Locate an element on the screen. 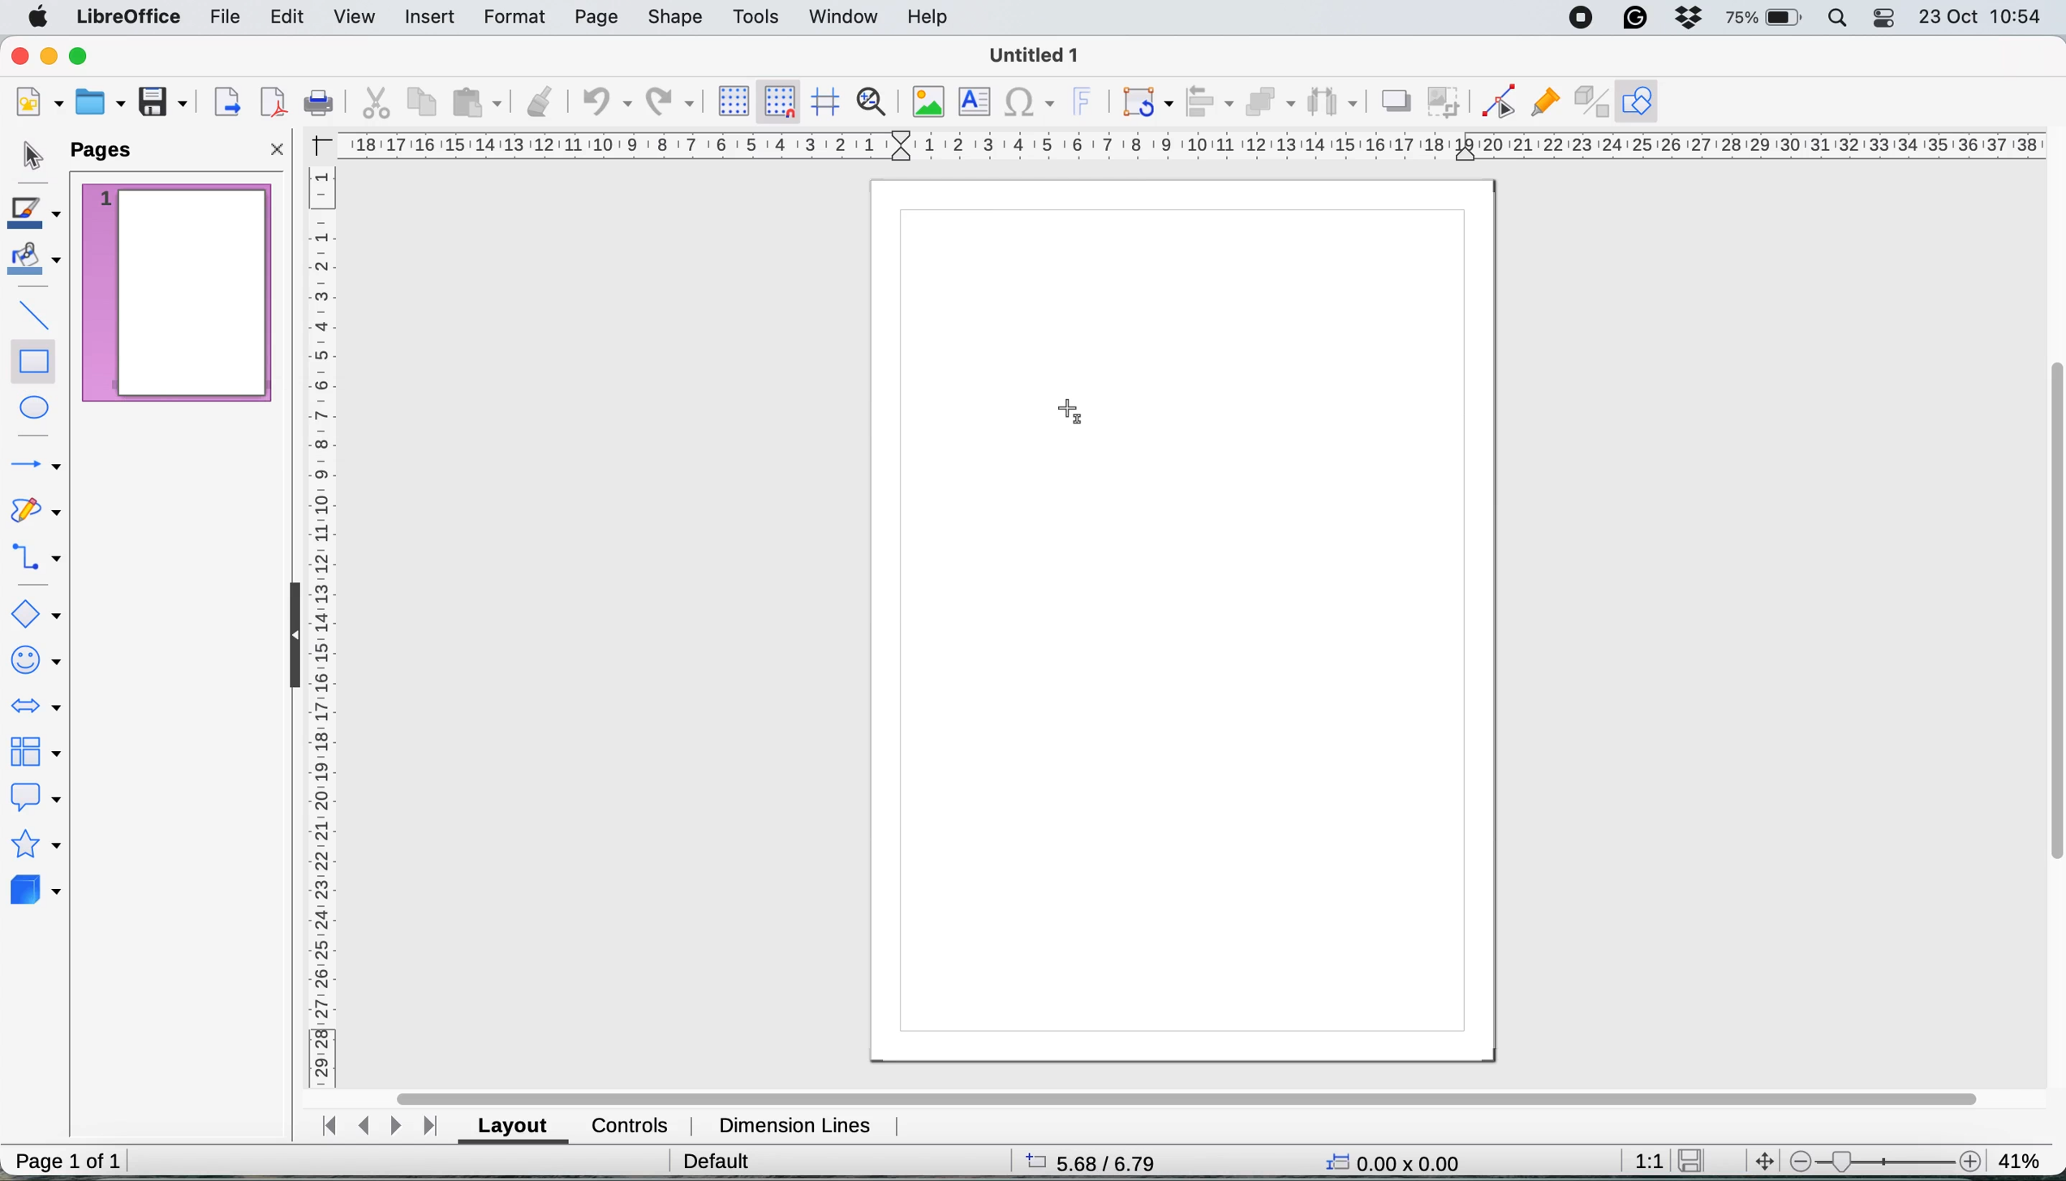 This screenshot has width=2066, height=1181. current page is located at coordinates (176, 292).